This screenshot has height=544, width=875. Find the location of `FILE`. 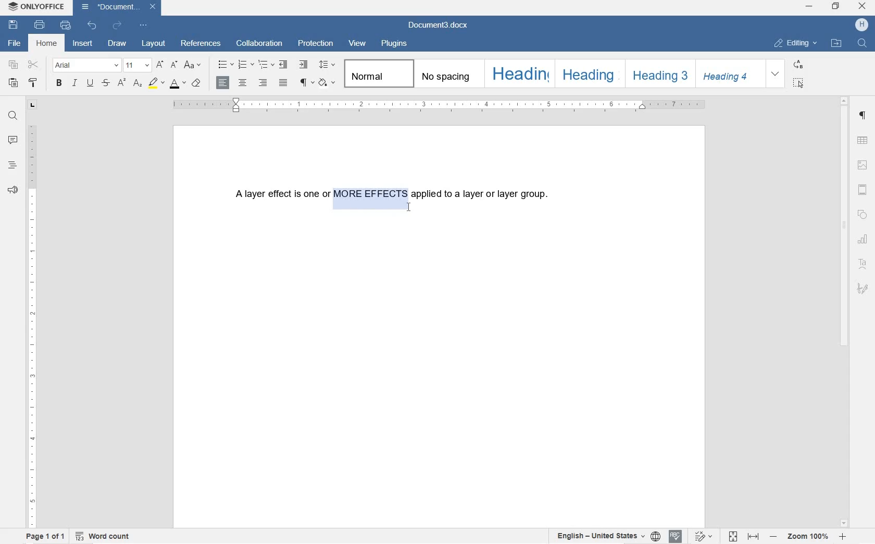

FILE is located at coordinates (16, 43).